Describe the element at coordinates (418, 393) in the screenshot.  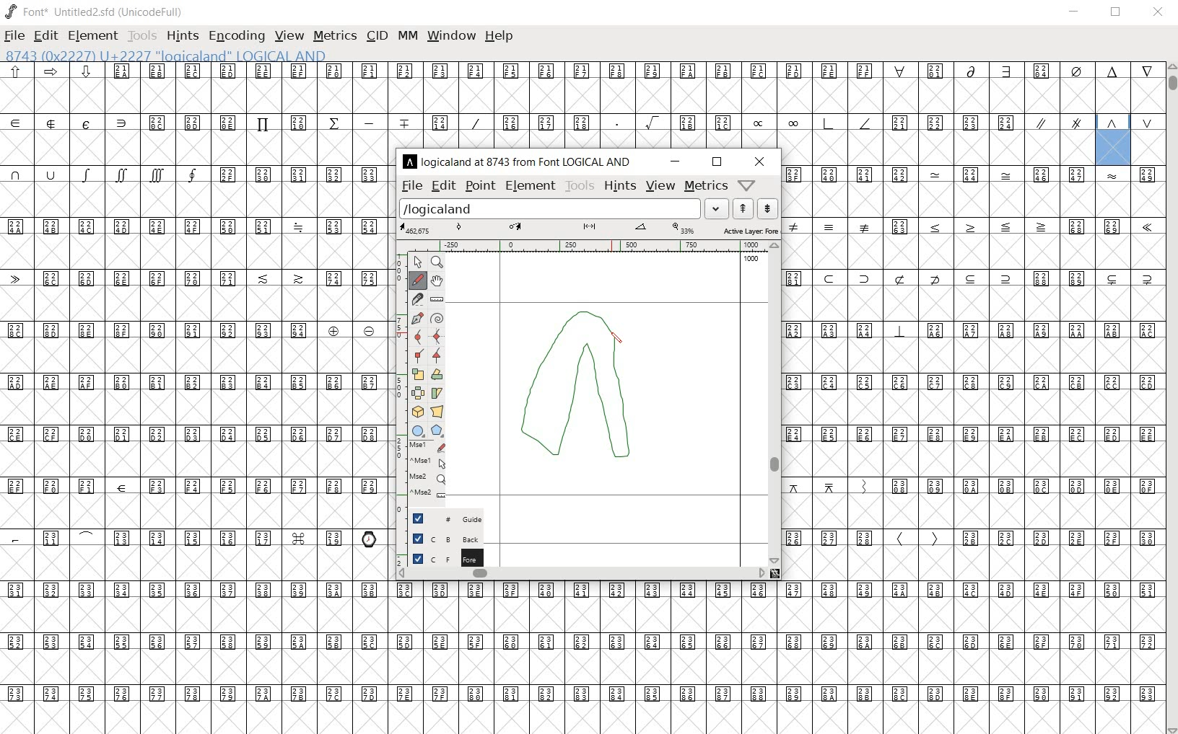
I see `flip the selection` at that location.